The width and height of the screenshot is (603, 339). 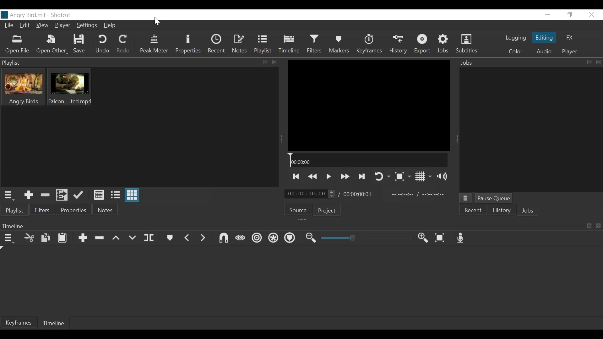 I want to click on minimize, so click(x=549, y=14).